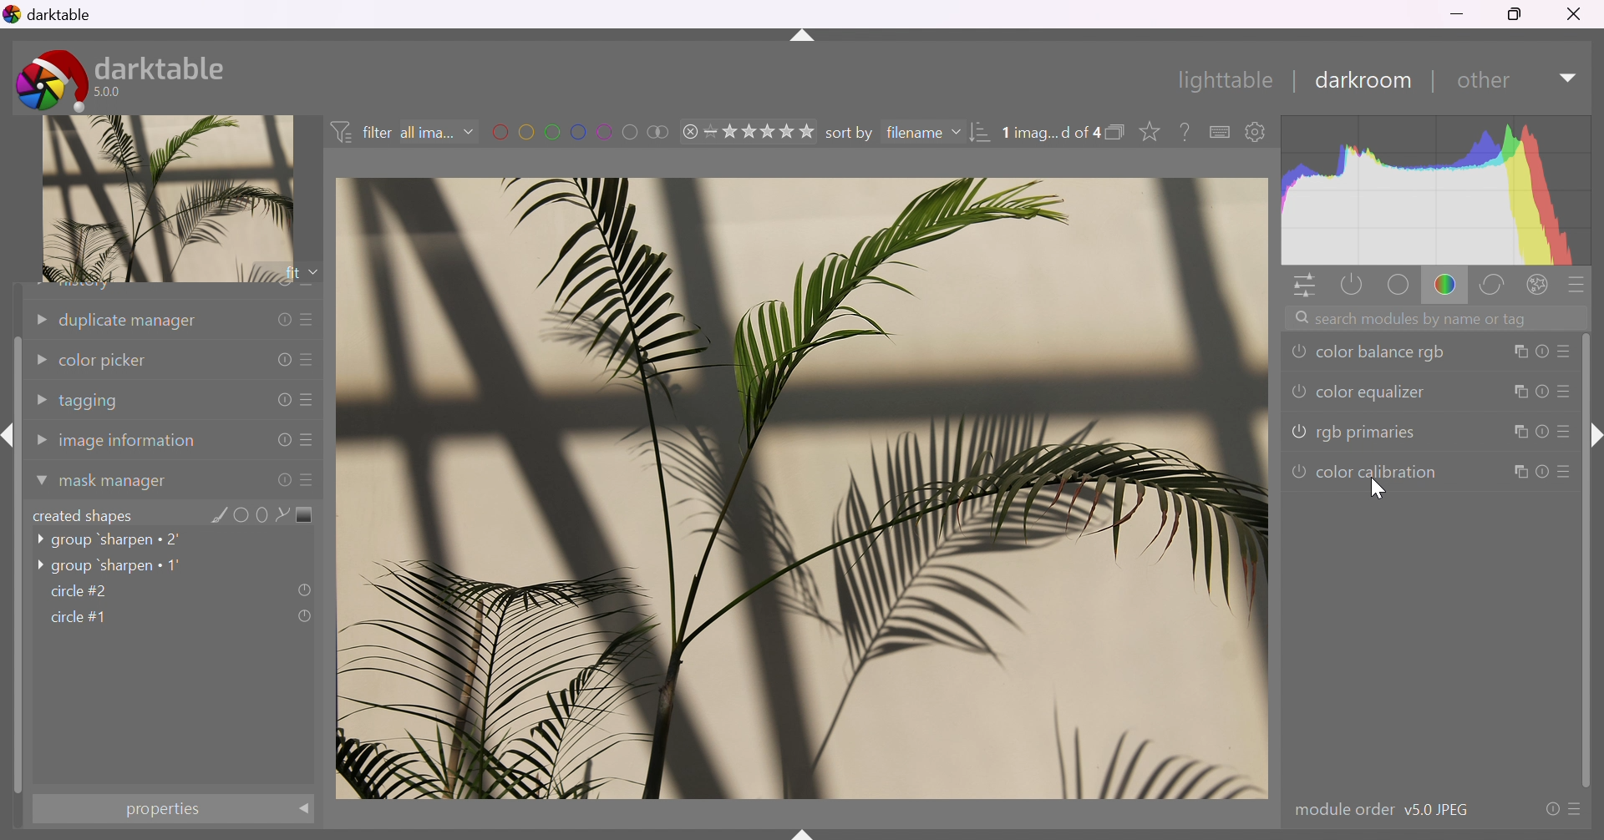  What do you see at coordinates (84, 519) in the screenshot?
I see `created shapes` at bounding box center [84, 519].